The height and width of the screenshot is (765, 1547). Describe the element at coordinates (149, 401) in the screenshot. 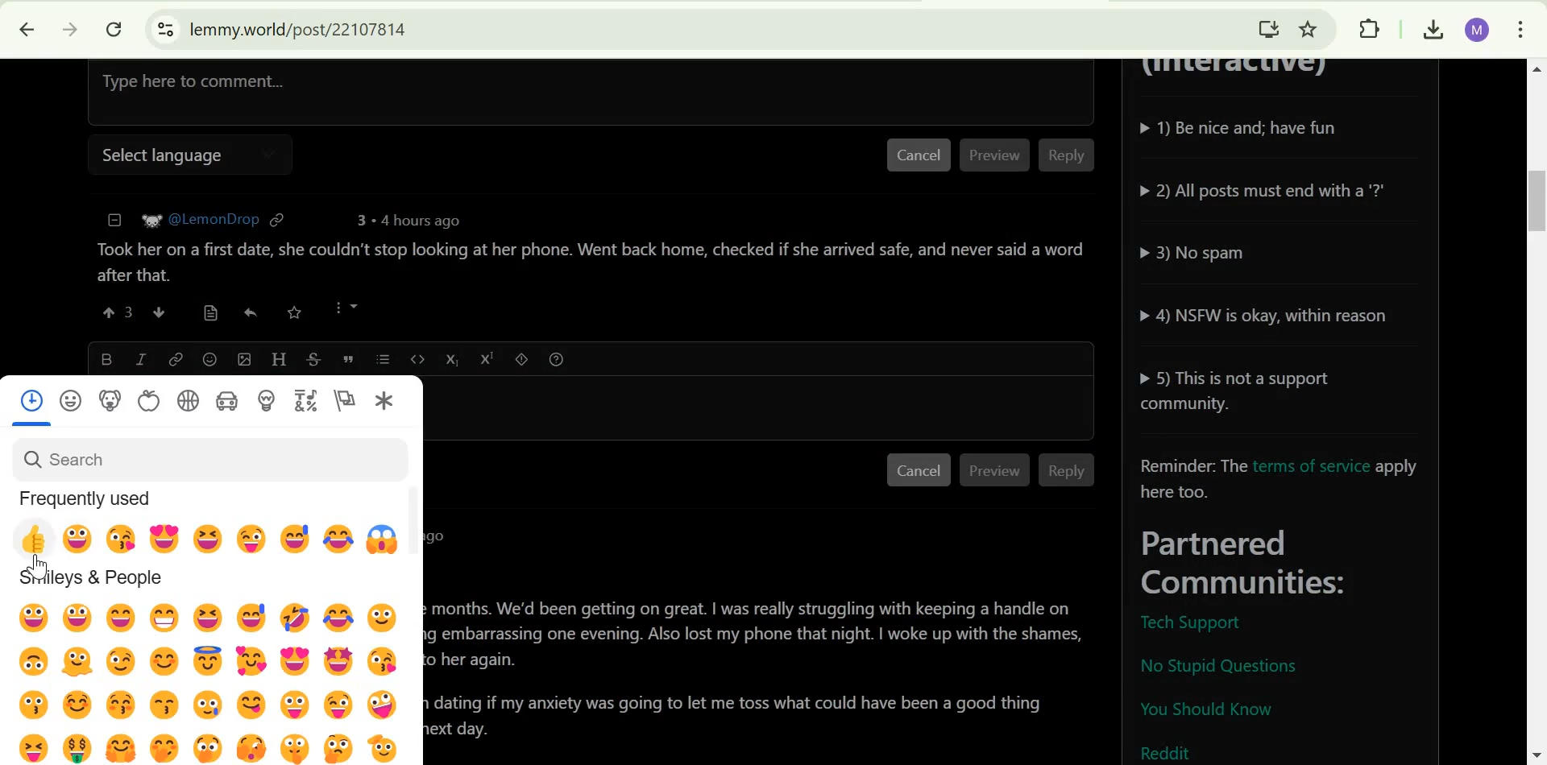

I see `Food & Drink` at that location.